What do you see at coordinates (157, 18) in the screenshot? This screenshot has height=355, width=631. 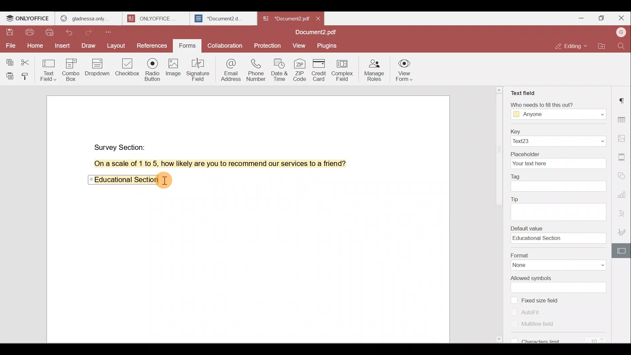 I see `ONLYOFFICE` at bounding box center [157, 18].